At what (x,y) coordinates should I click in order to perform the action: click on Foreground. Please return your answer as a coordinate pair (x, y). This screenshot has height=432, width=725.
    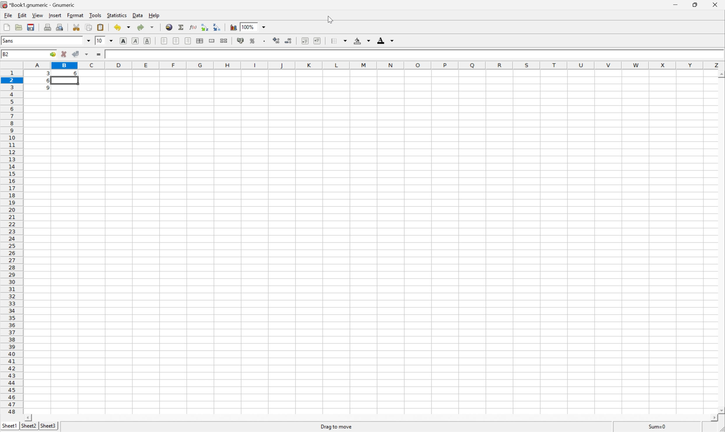
    Looking at the image, I should click on (385, 40).